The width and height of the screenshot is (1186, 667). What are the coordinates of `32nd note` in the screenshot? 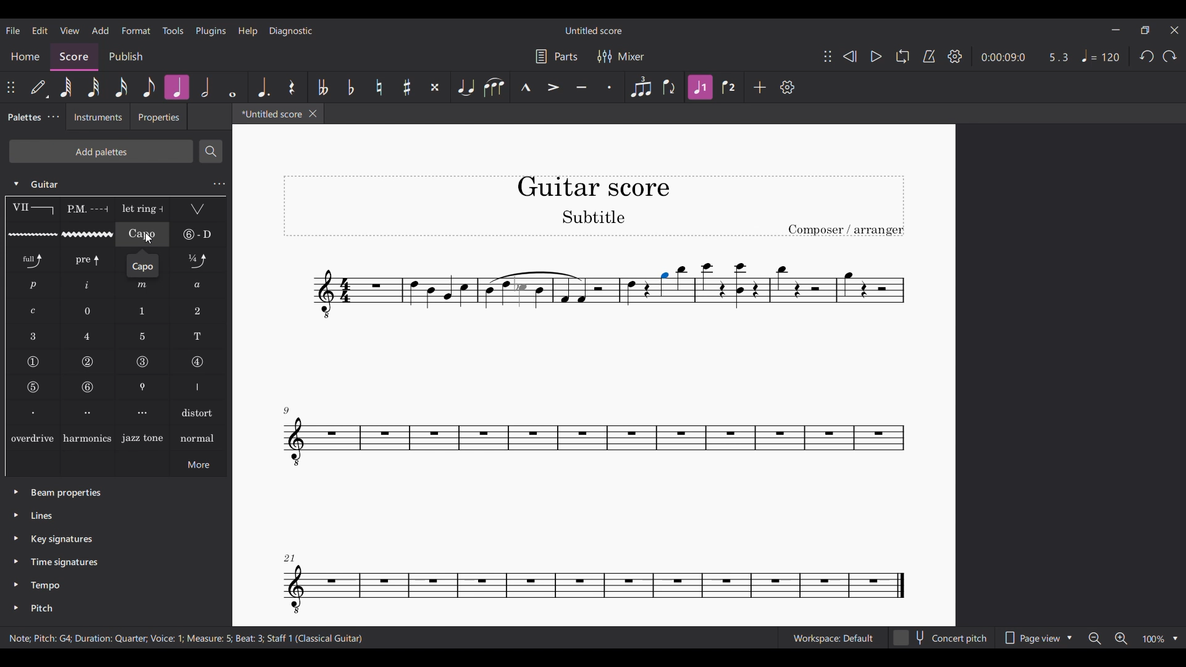 It's located at (93, 87).